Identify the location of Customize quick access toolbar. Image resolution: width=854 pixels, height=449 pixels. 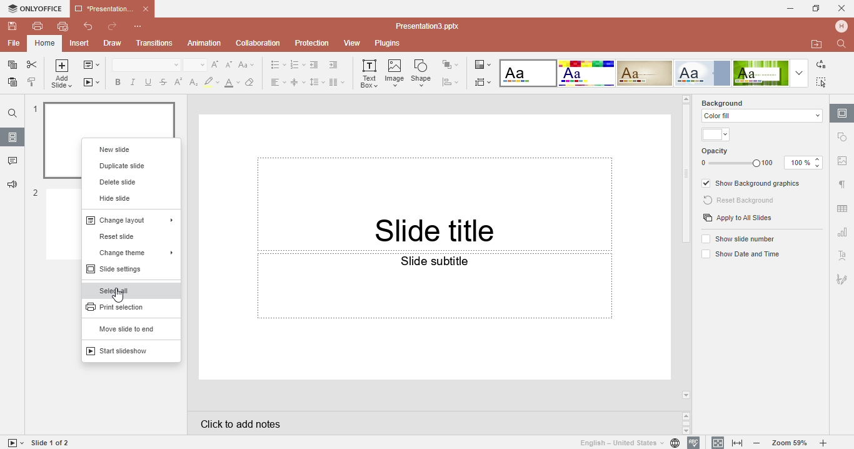
(144, 26).